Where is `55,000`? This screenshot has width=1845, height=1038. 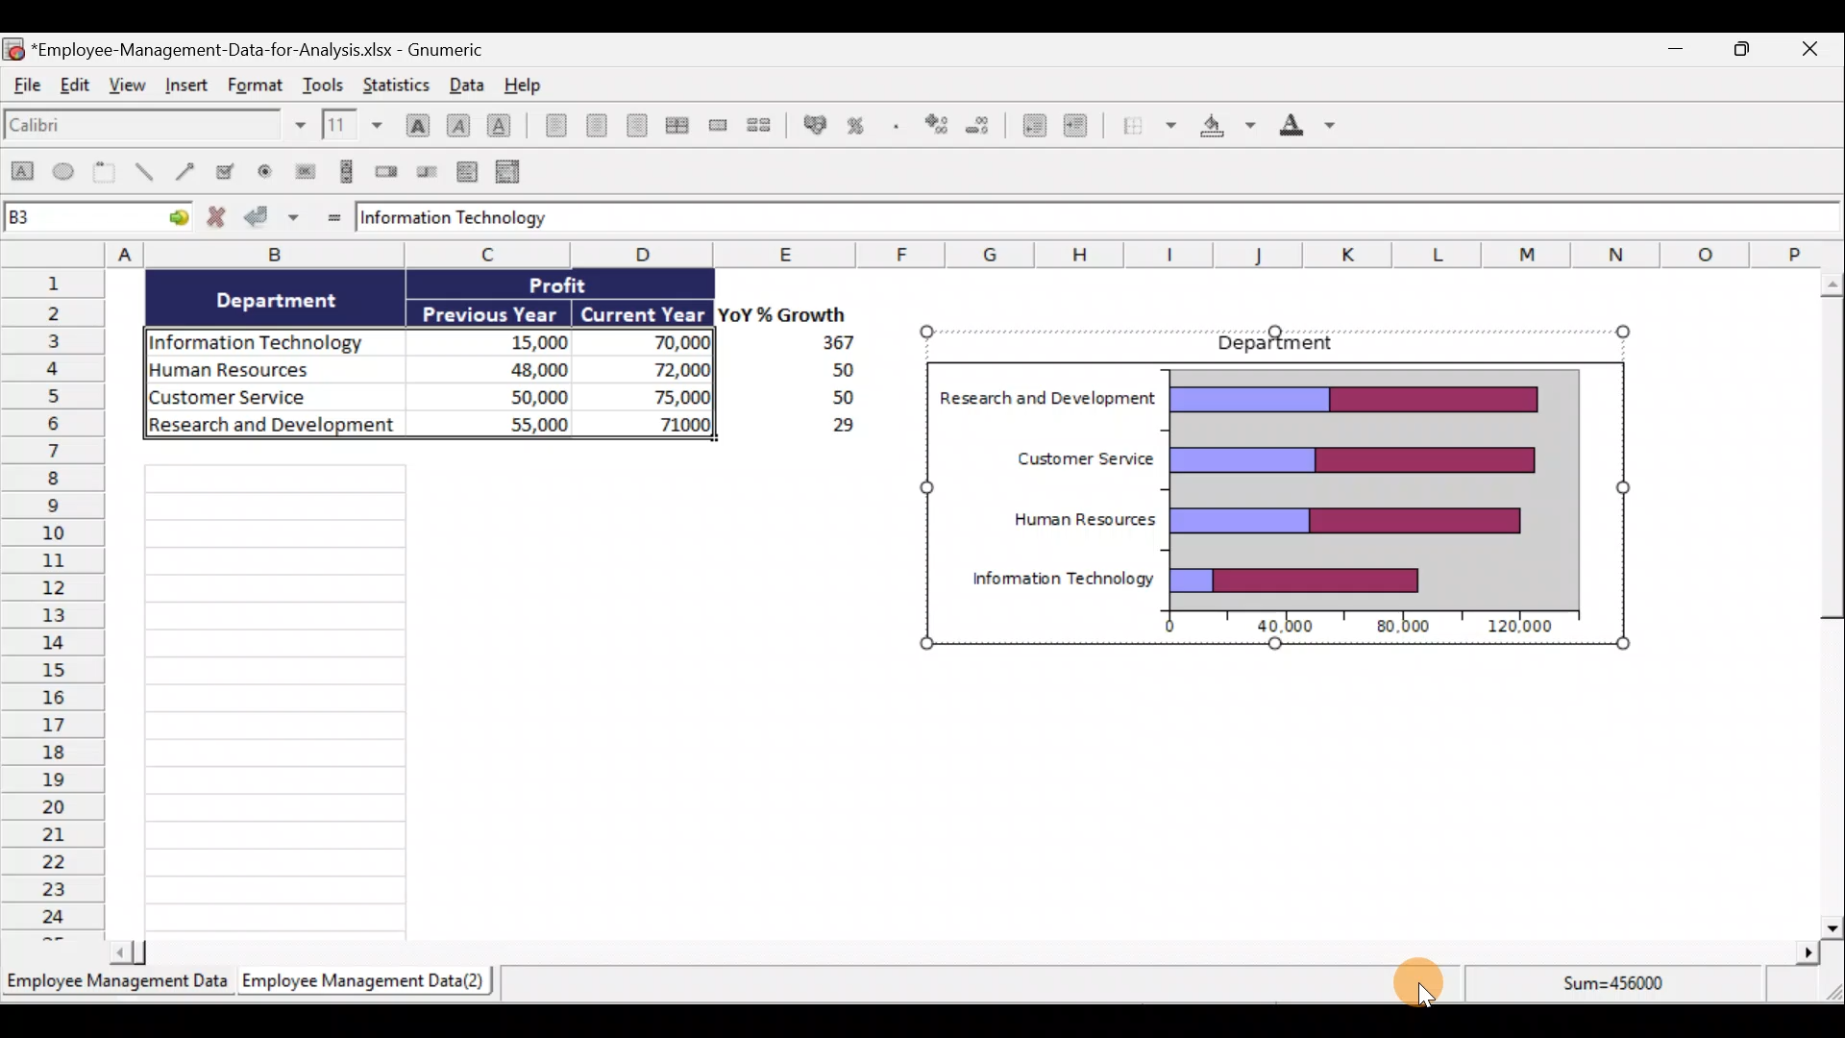 55,000 is located at coordinates (514, 423).